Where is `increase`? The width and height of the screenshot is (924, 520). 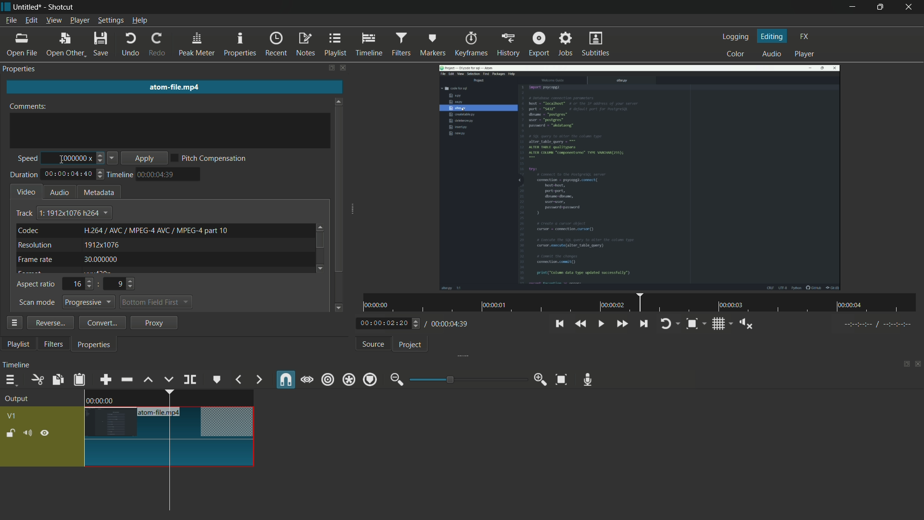 increase is located at coordinates (102, 154).